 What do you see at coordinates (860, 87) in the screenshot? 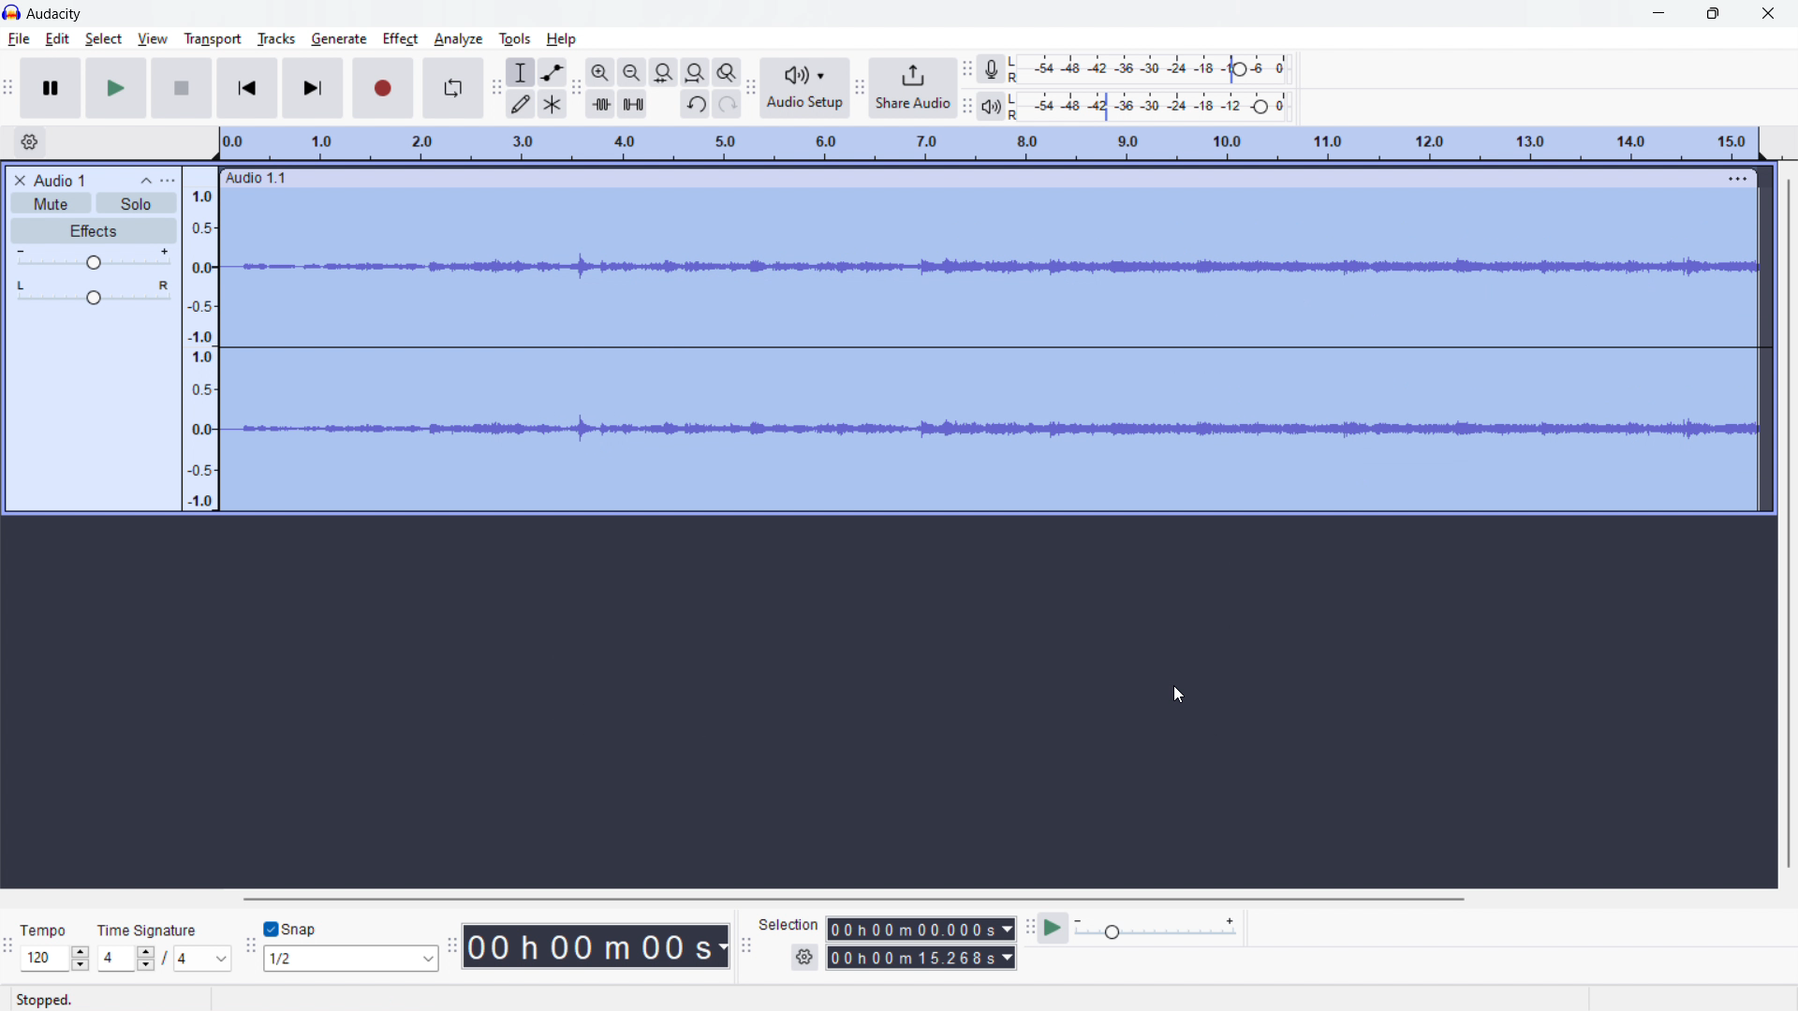
I see `share audio toolbar` at bounding box center [860, 87].